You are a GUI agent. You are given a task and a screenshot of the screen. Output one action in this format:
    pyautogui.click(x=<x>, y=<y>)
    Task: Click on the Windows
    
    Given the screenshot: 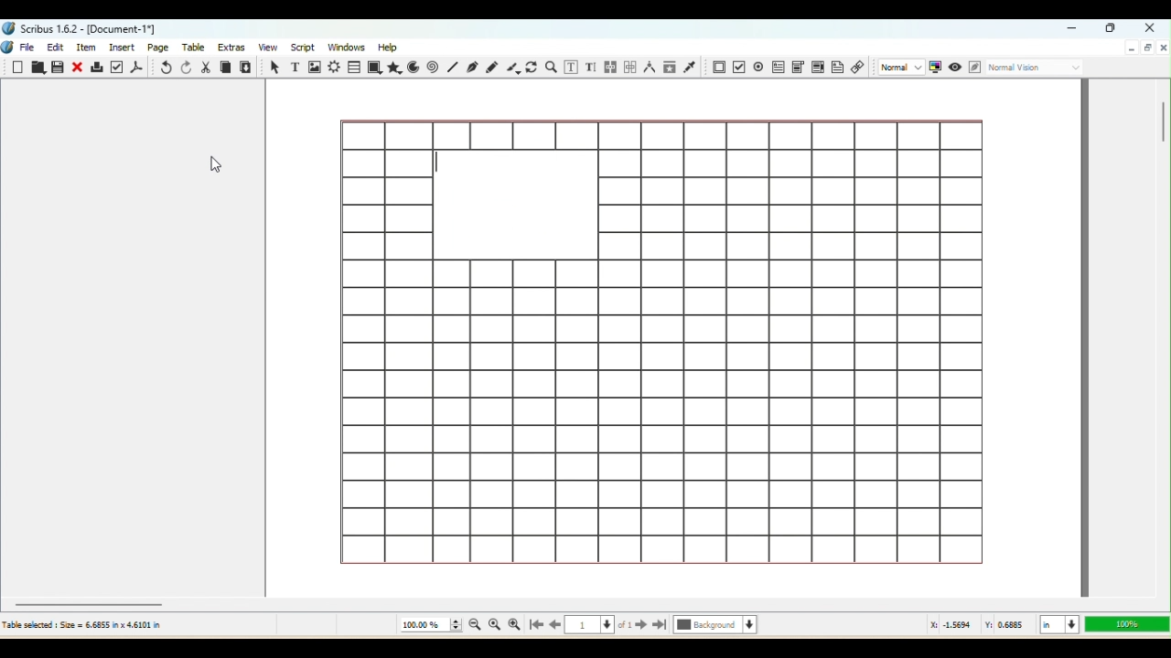 What is the action you would take?
    pyautogui.click(x=348, y=46)
    